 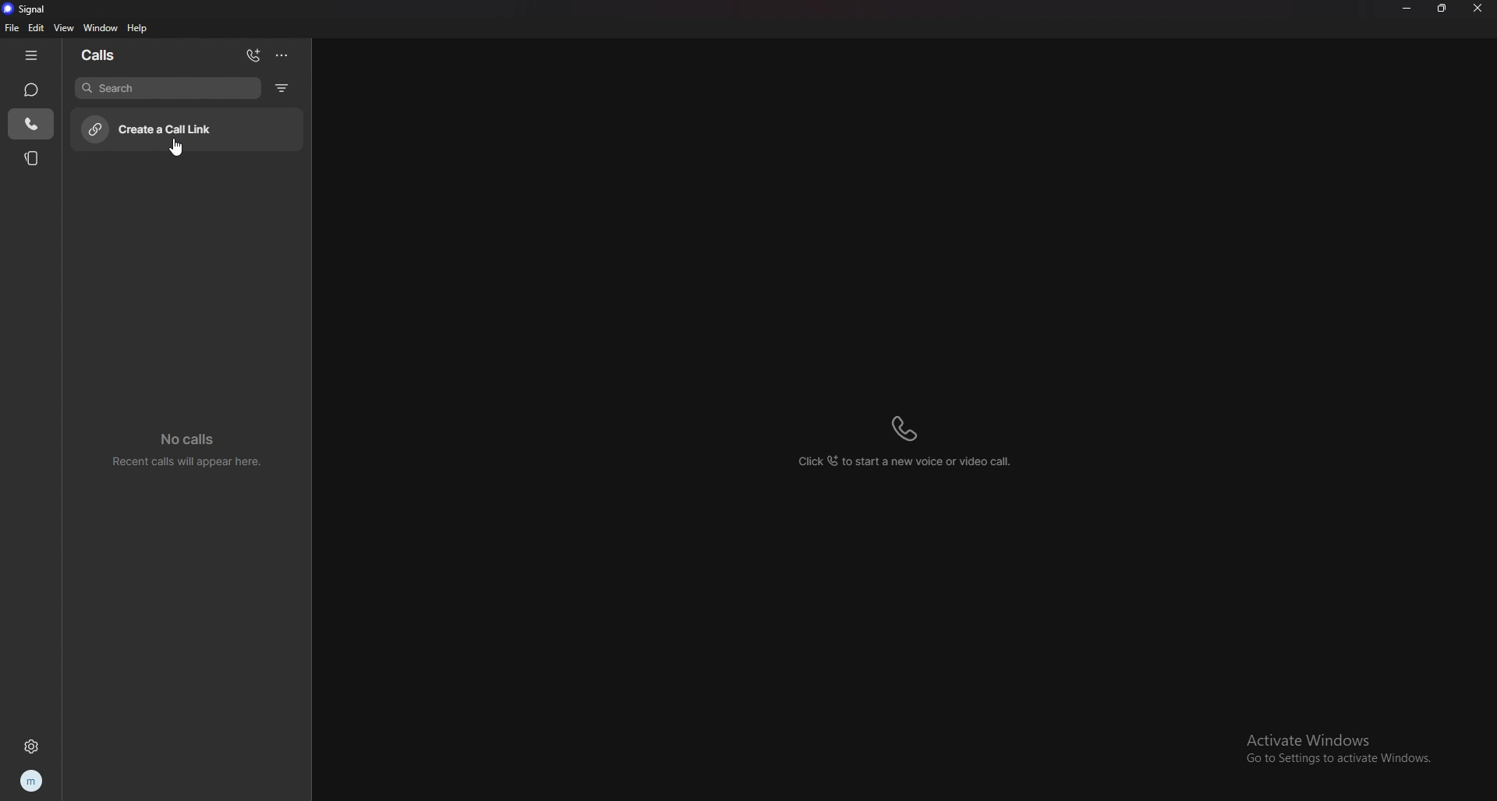 I want to click on resize, so click(x=1442, y=9).